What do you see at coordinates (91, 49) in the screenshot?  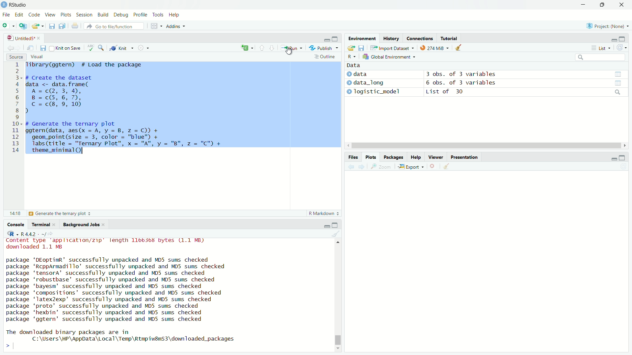 I see `abc` at bounding box center [91, 49].